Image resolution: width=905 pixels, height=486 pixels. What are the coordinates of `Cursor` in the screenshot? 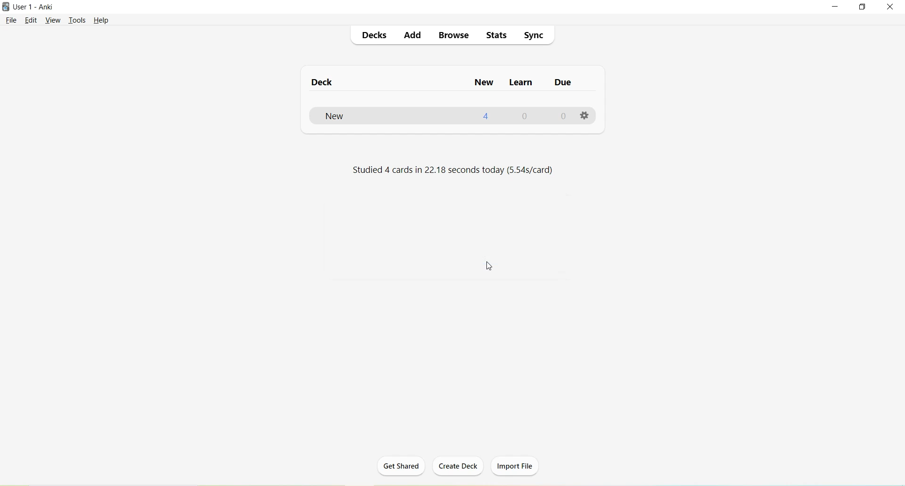 It's located at (488, 266).